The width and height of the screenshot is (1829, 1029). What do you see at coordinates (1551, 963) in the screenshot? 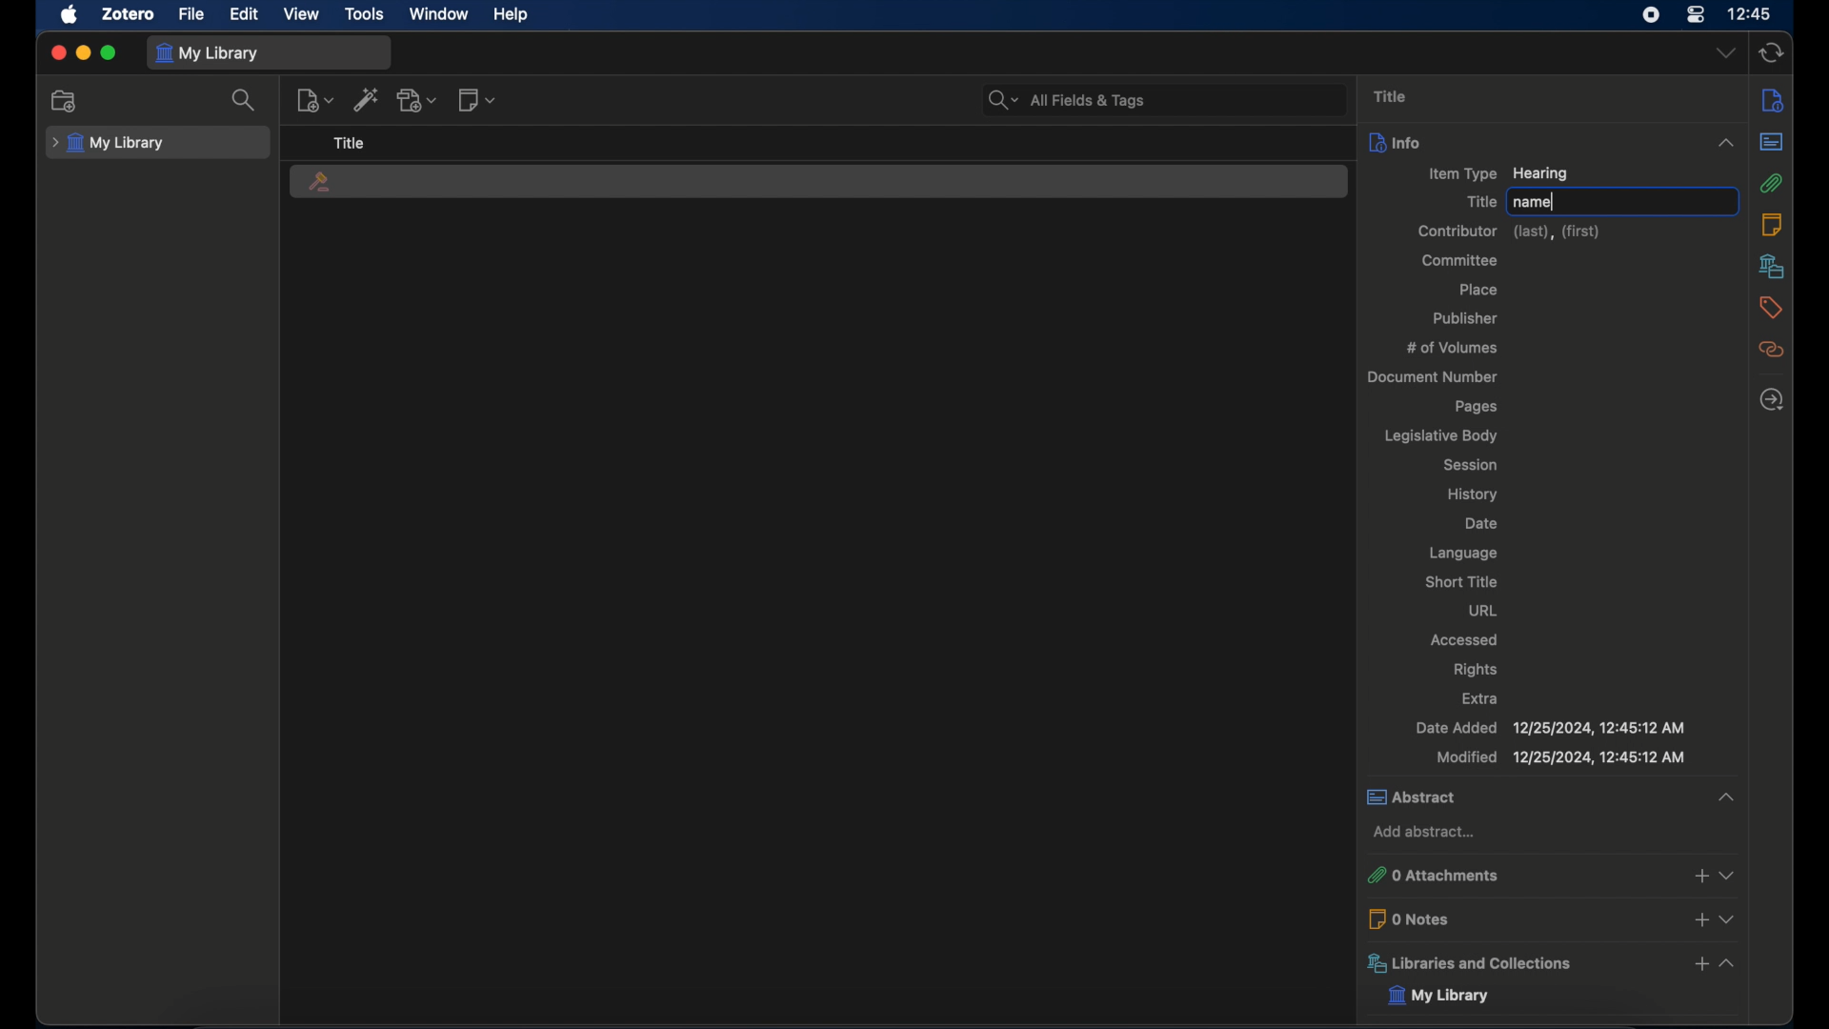
I see `libraries and collections` at bounding box center [1551, 963].